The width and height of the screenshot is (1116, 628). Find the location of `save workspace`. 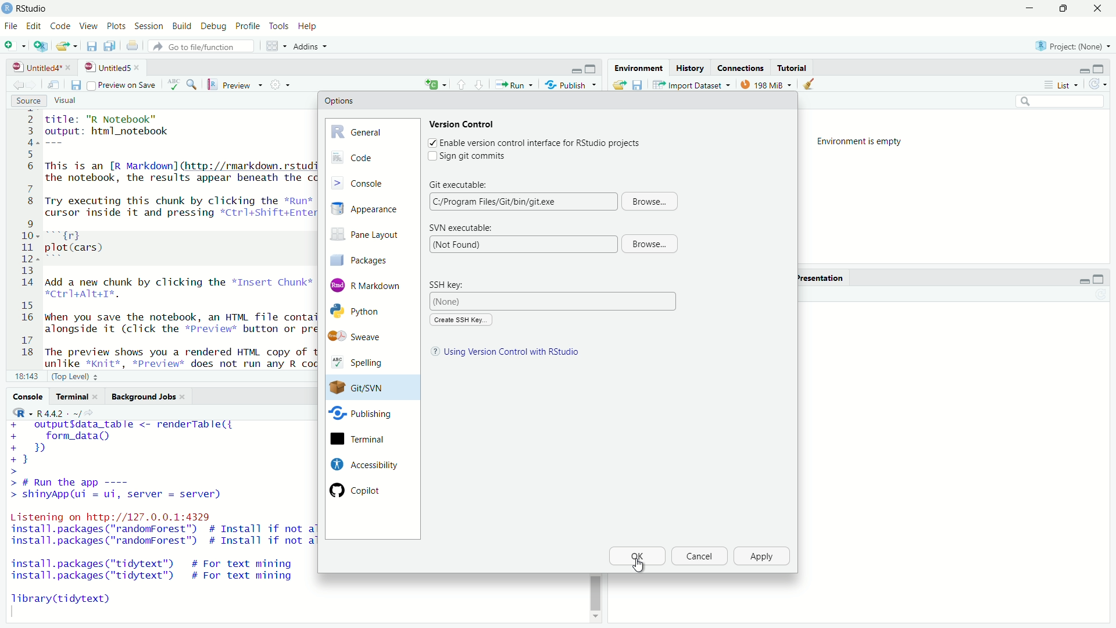

save workspace is located at coordinates (638, 84).